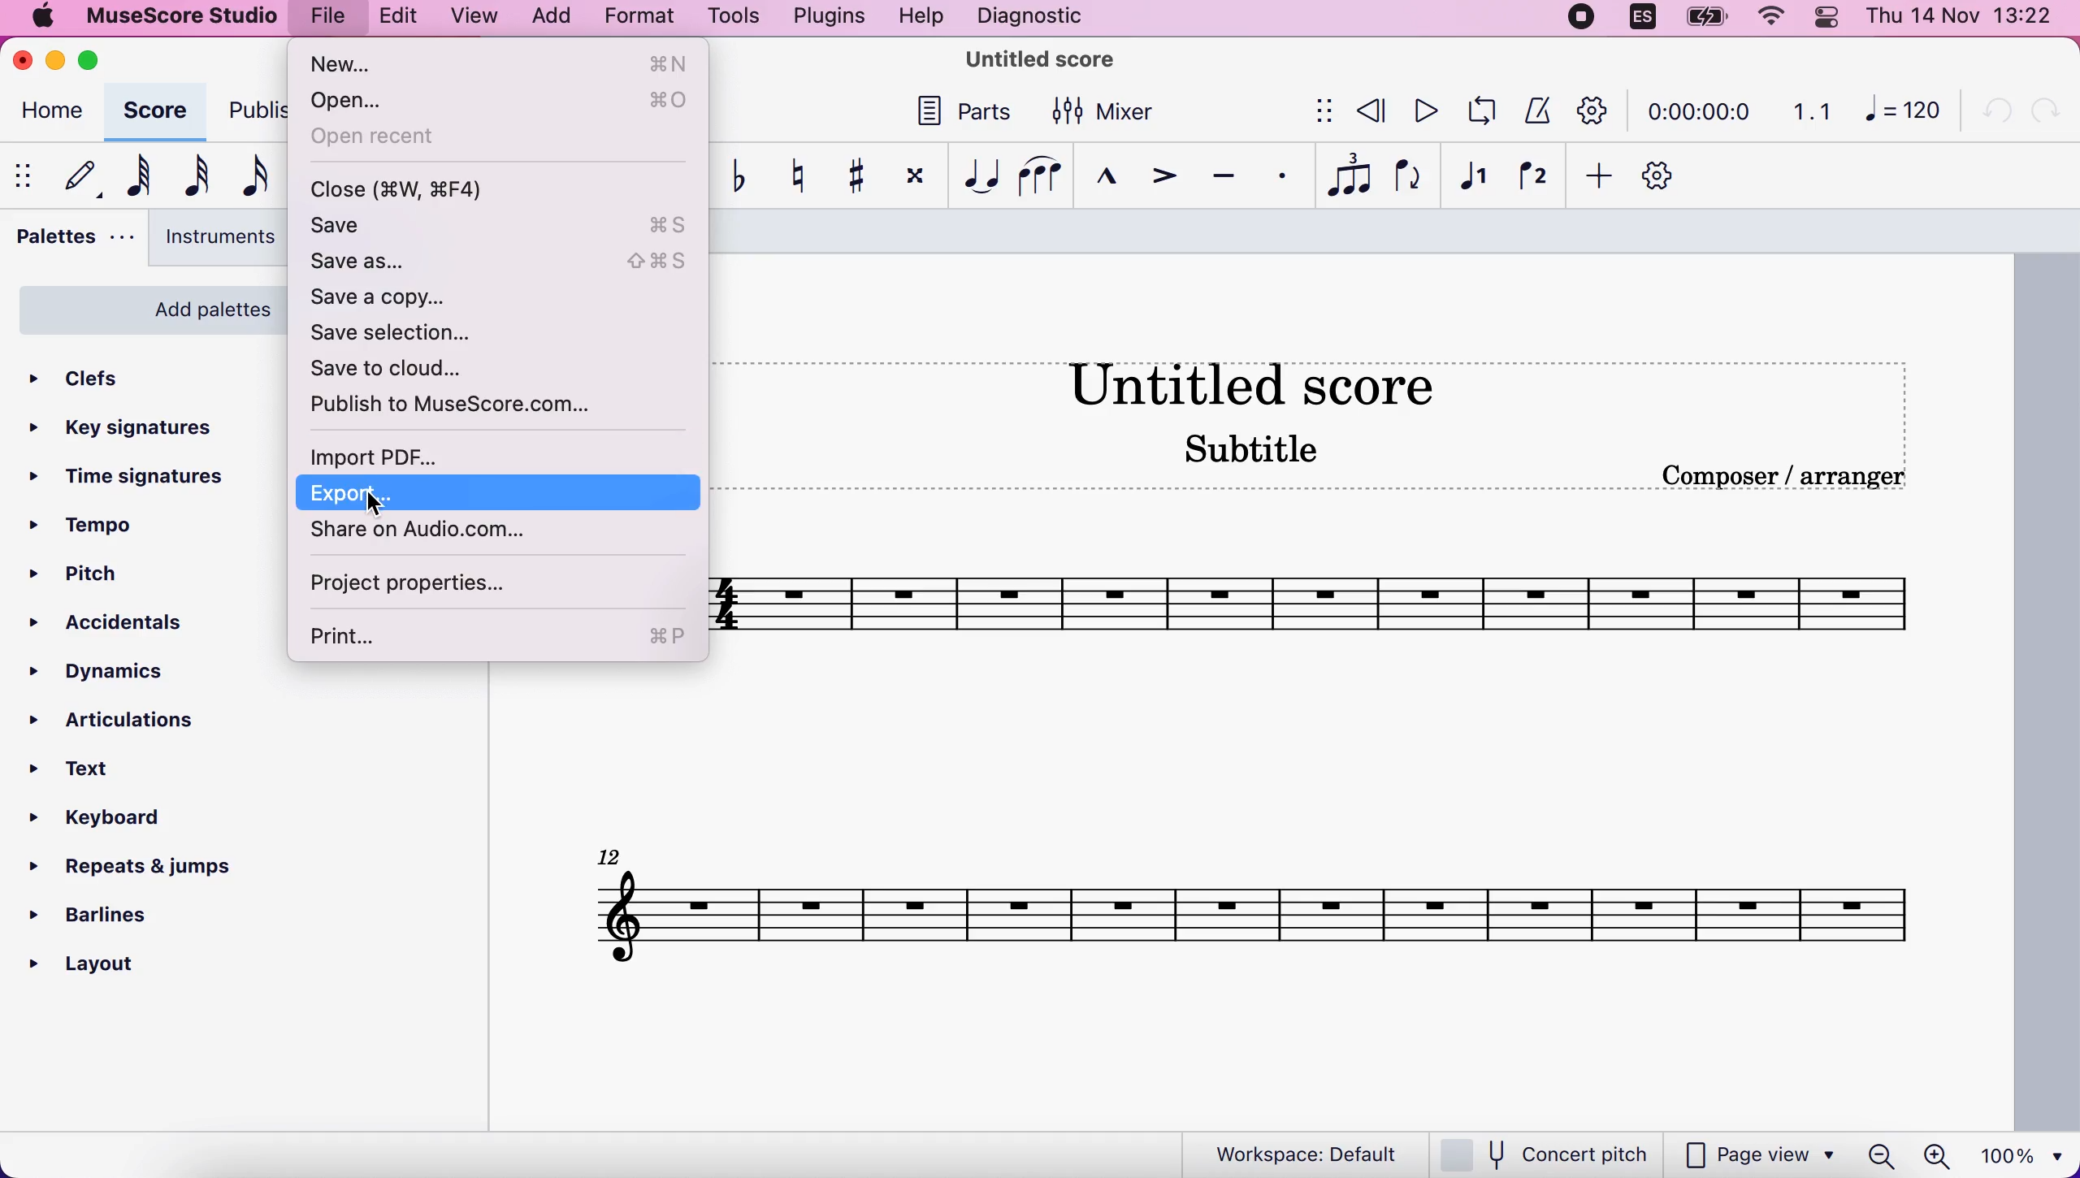  Describe the element at coordinates (509, 262) in the screenshot. I see `save as` at that location.